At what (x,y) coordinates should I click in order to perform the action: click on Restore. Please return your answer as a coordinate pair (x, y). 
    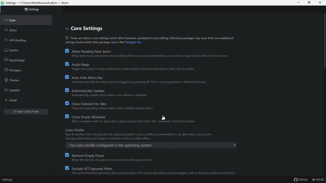
    Looking at the image, I should click on (310, 3).